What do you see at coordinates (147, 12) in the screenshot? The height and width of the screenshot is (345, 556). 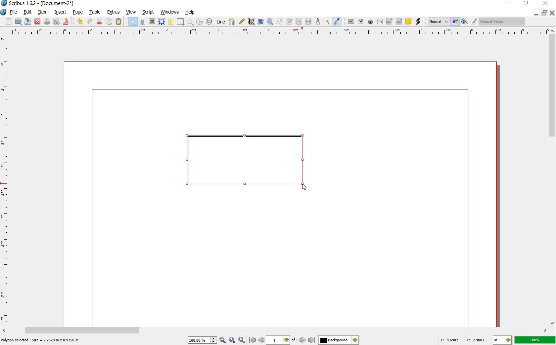 I see `SCRIPT` at bounding box center [147, 12].